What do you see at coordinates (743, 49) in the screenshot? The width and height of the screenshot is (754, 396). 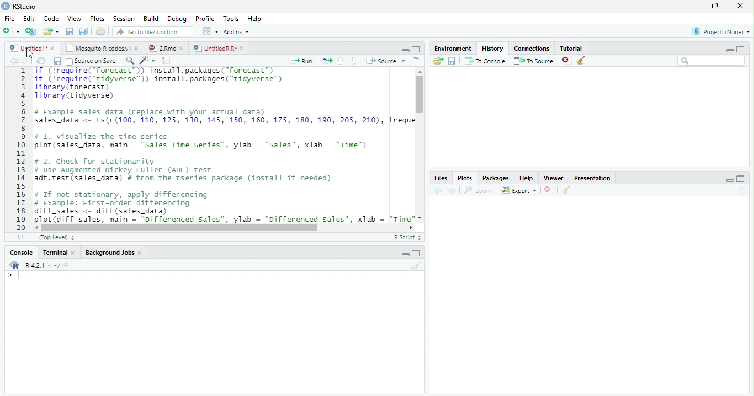 I see `Maximize` at bounding box center [743, 49].